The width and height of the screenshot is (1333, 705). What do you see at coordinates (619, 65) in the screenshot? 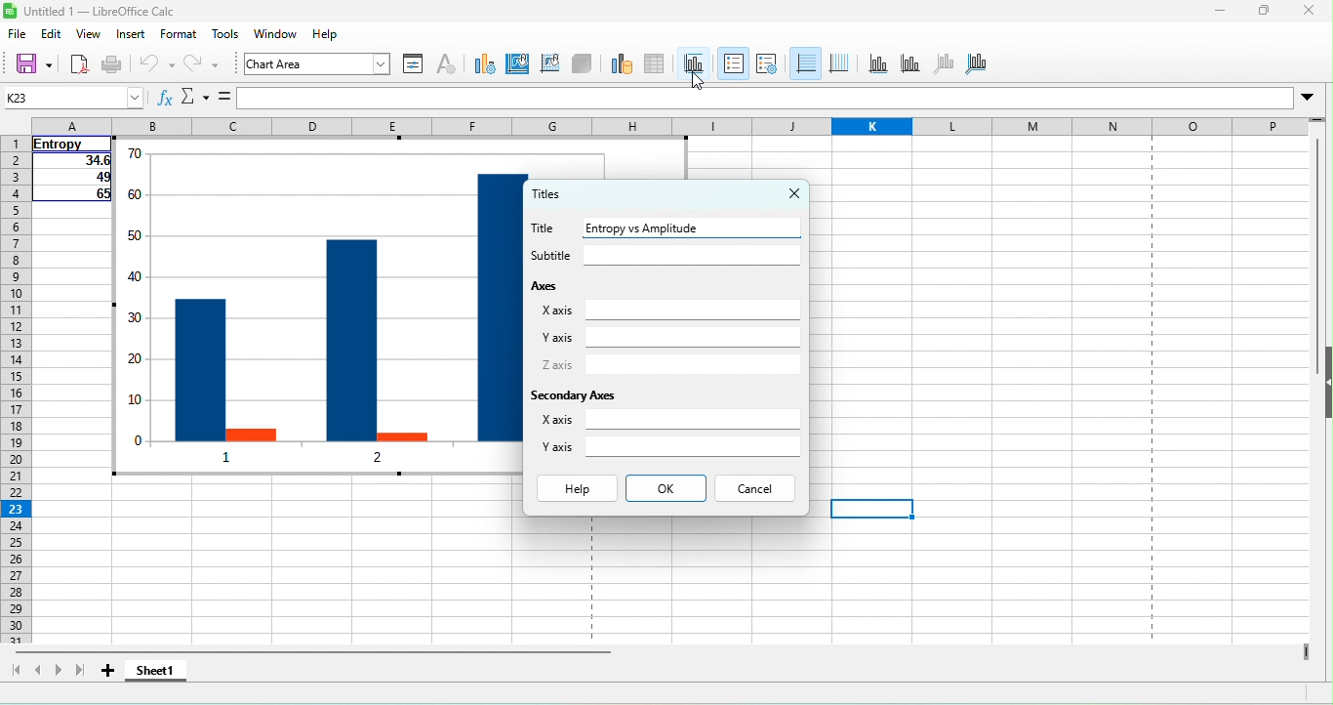
I see `data range` at bounding box center [619, 65].